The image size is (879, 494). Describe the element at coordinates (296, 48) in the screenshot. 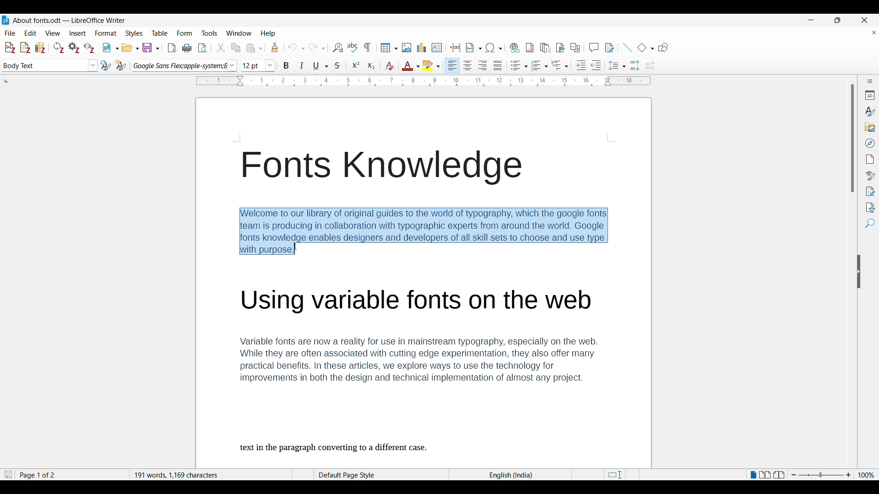

I see `Undo` at that location.